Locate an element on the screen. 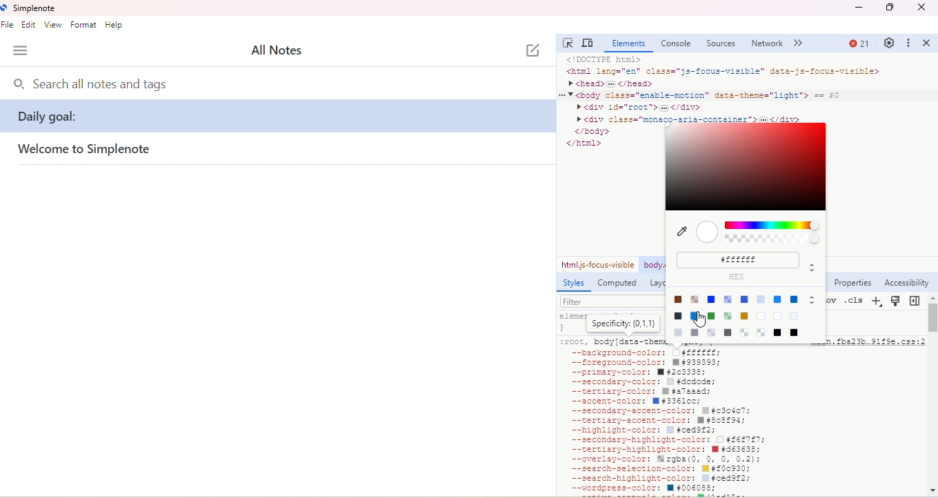  tertiary-accent-color is located at coordinates (655, 421).